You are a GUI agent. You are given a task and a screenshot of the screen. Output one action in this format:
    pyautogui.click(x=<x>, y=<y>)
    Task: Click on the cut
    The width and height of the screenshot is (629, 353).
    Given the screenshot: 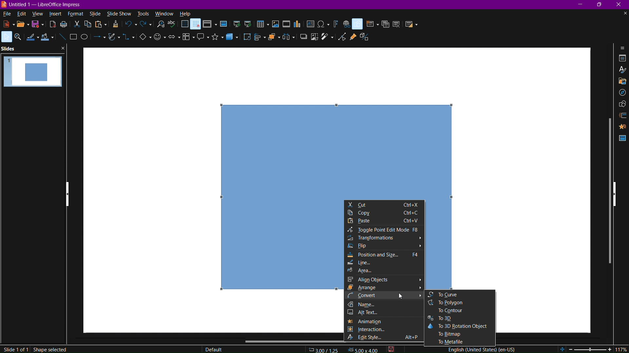 What is the action you would take?
    pyautogui.click(x=78, y=25)
    